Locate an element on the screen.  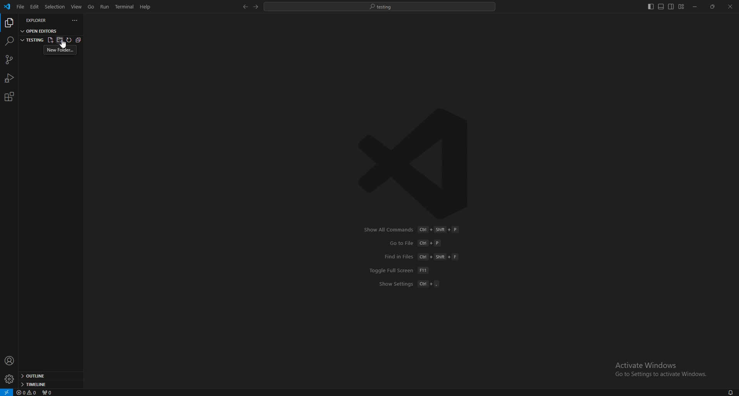
extension is located at coordinates (9, 97).